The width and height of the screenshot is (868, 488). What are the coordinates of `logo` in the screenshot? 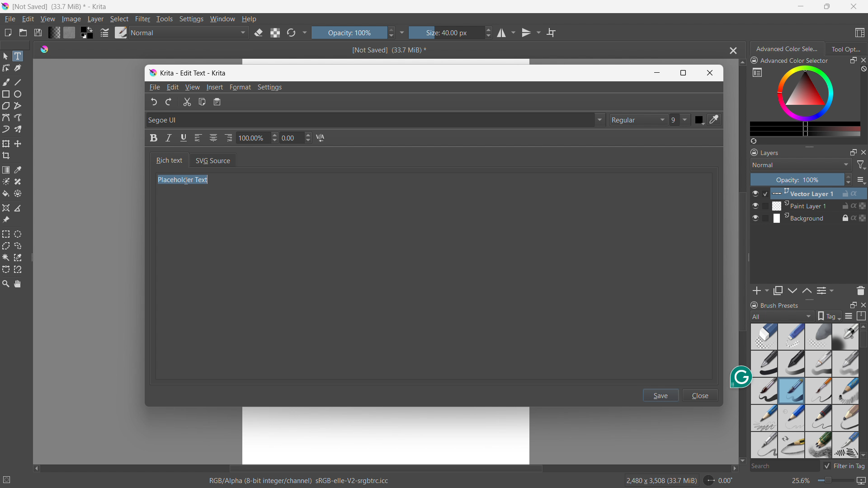 It's located at (152, 73).